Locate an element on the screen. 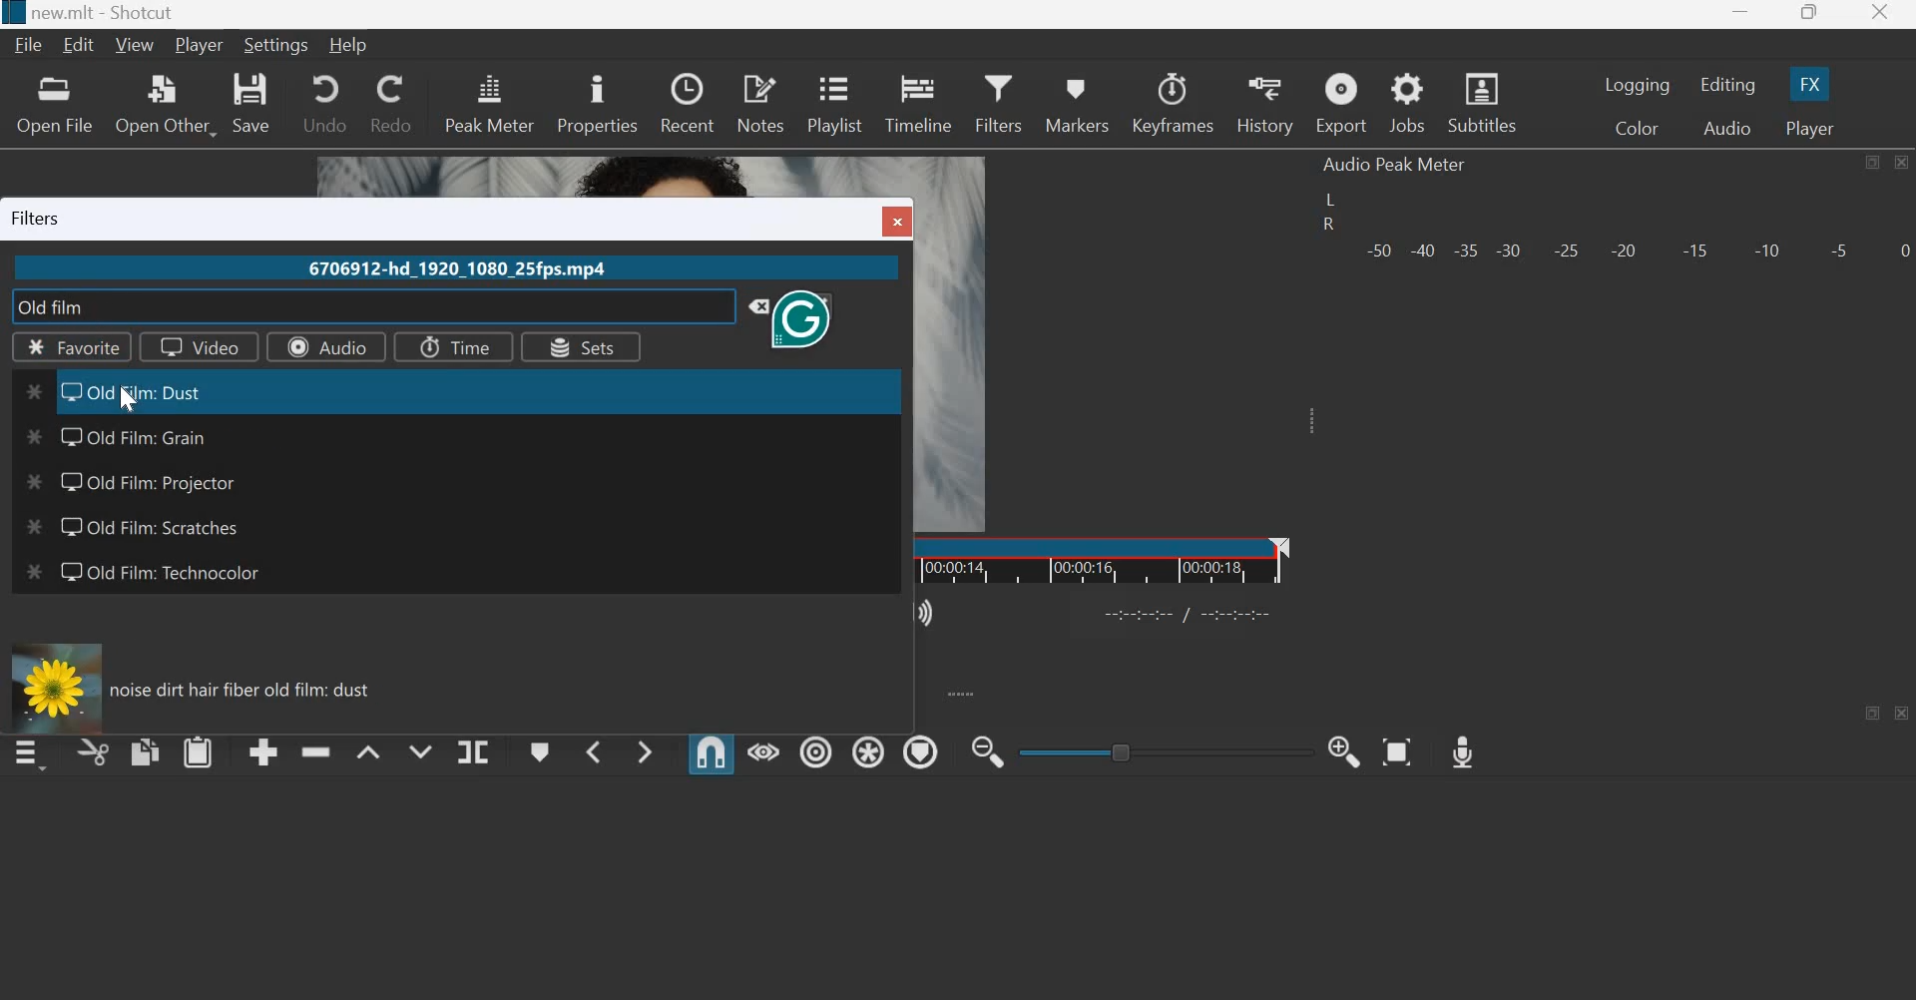 Image resolution: width=1916 pixels, height=1000 pixels. maximize is located at coordinates (1875, 713).